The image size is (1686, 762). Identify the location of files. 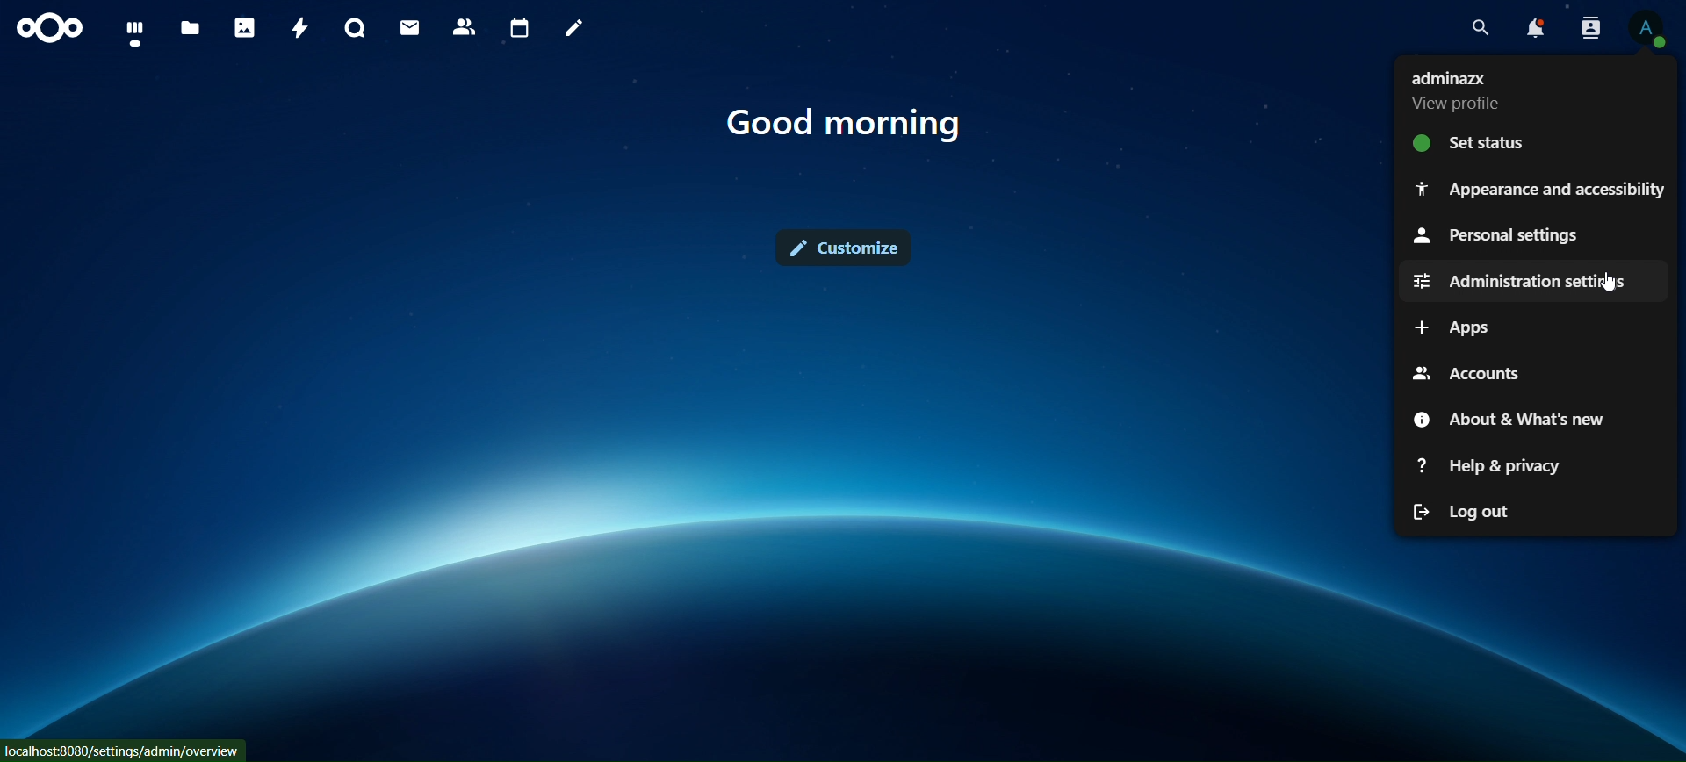
(193, 29).